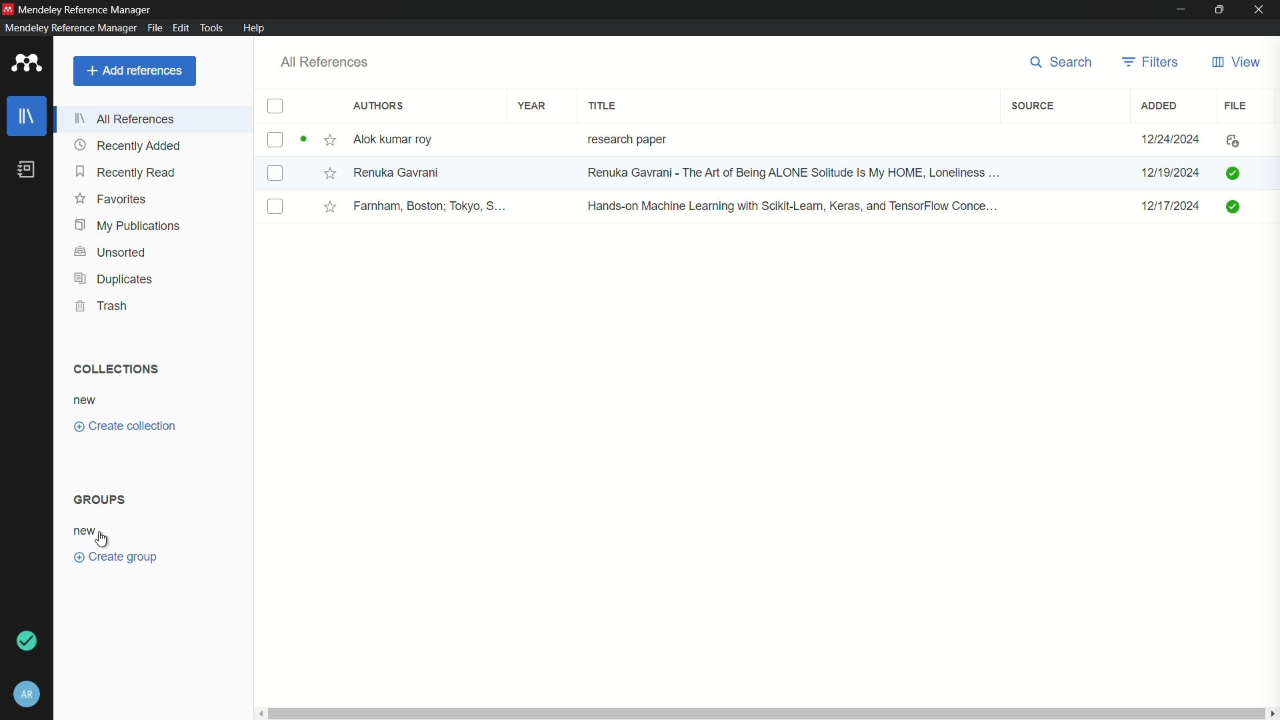 The width and height of the screenshot is (1280, 720). I want to click on close app, so click(1261, 9).